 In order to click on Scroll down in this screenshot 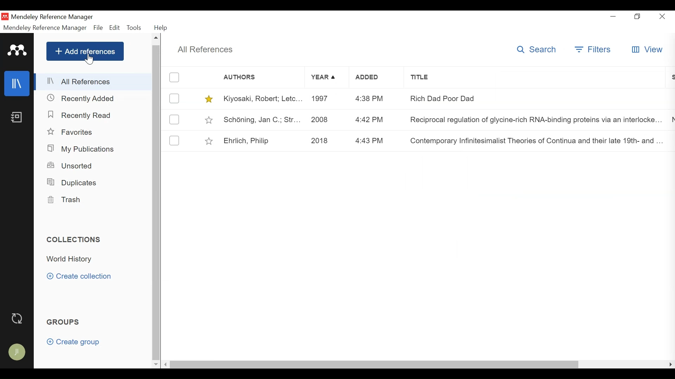, I will do `click(155, 365)`.